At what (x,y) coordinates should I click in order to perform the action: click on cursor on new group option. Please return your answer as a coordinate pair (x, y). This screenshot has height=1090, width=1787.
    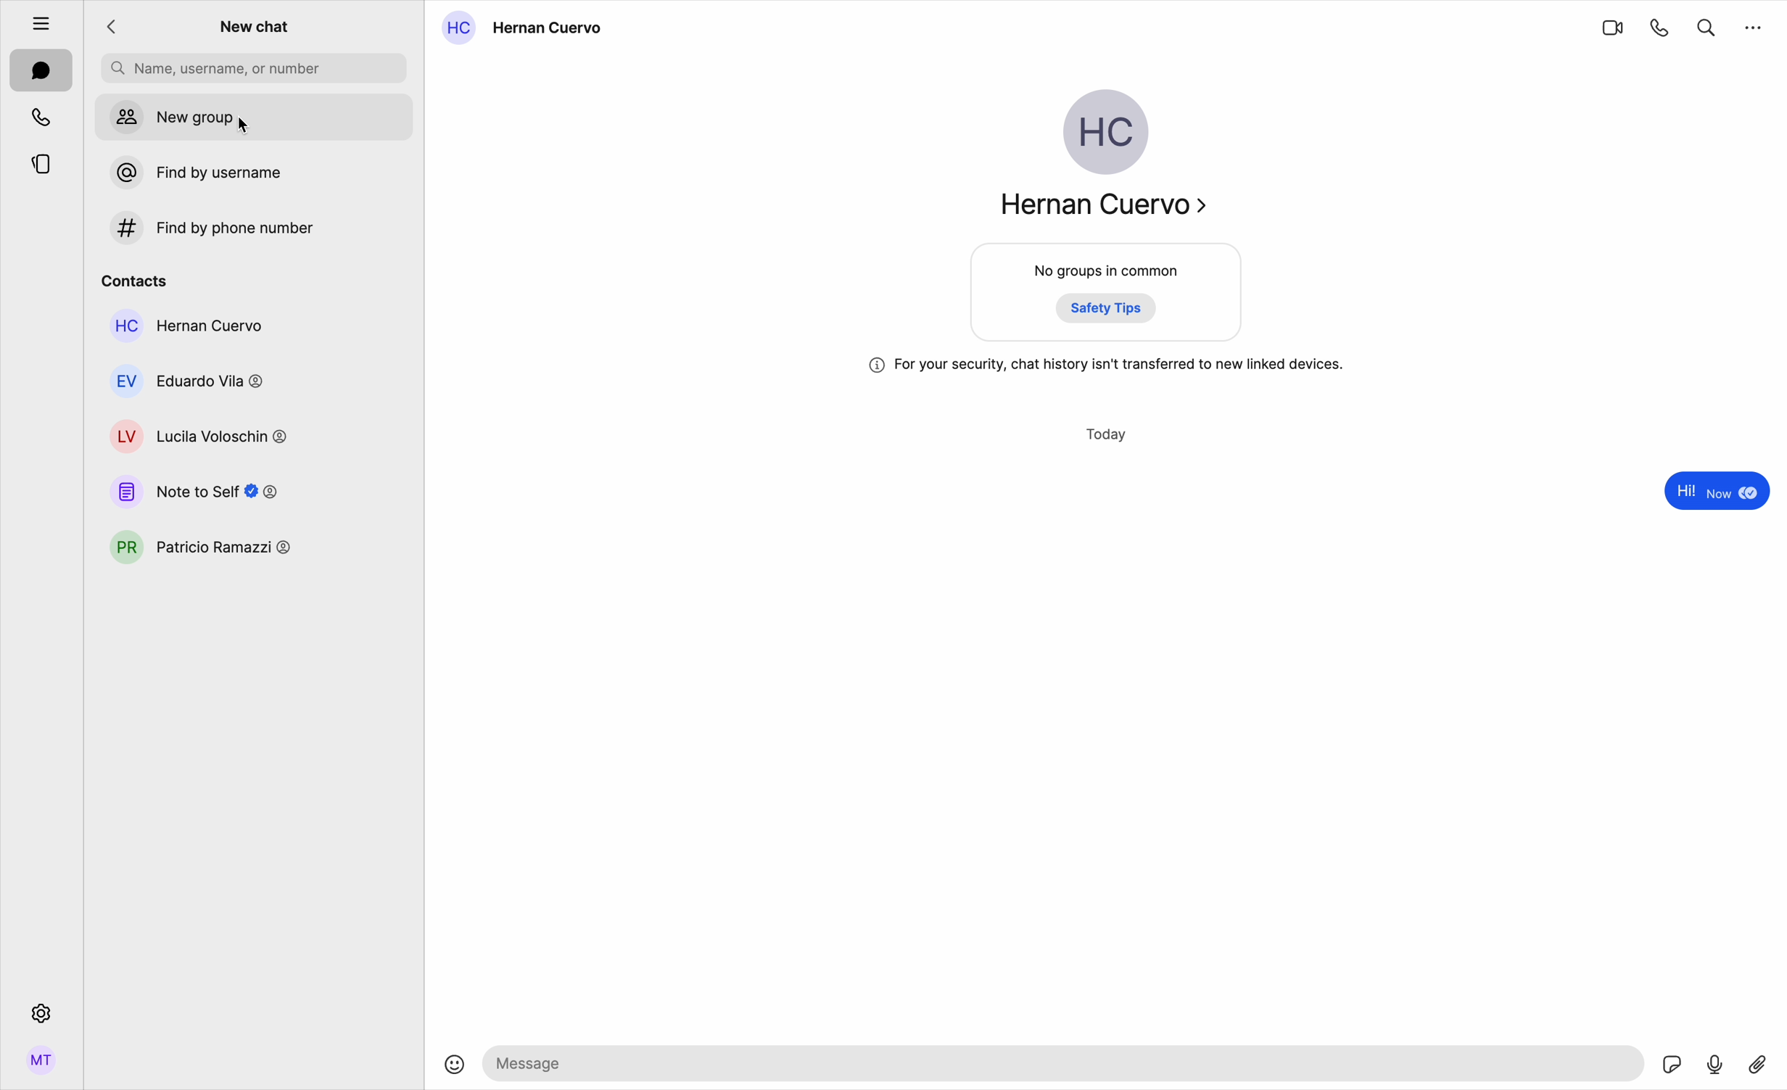
    Looking at the image, I should click on (255, 118).